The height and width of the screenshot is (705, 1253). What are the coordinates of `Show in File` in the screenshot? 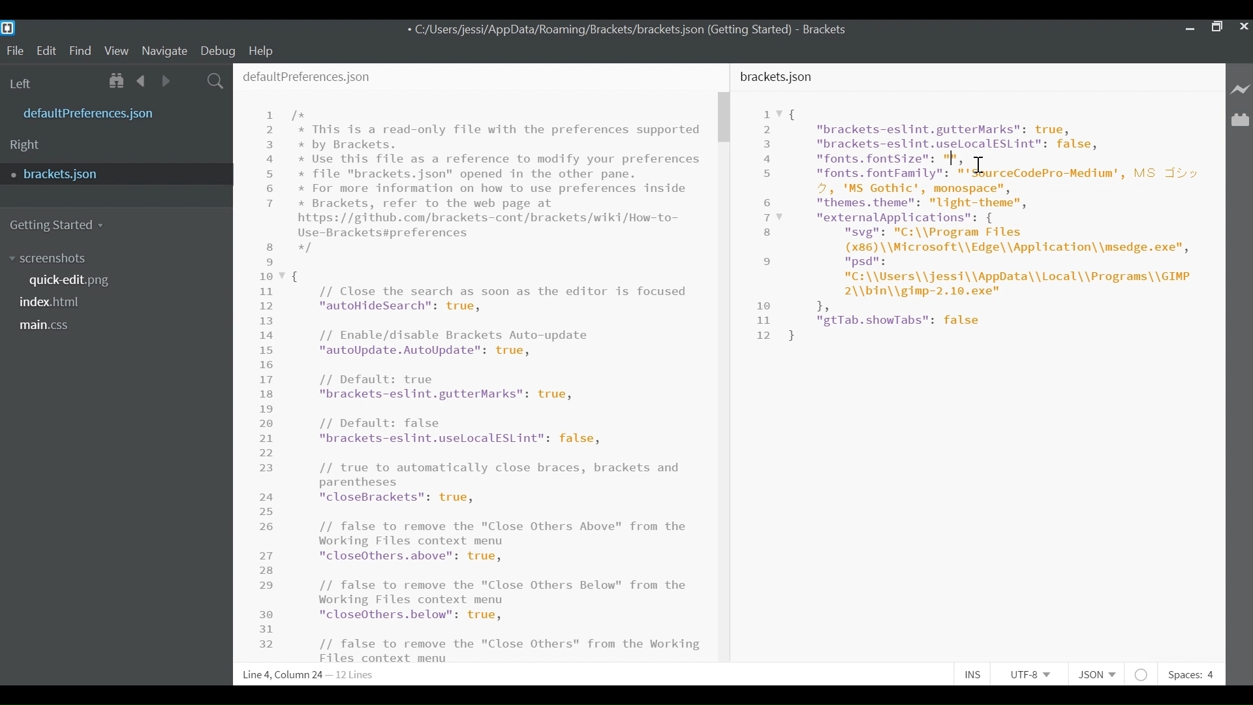 It's located at (117, 82).